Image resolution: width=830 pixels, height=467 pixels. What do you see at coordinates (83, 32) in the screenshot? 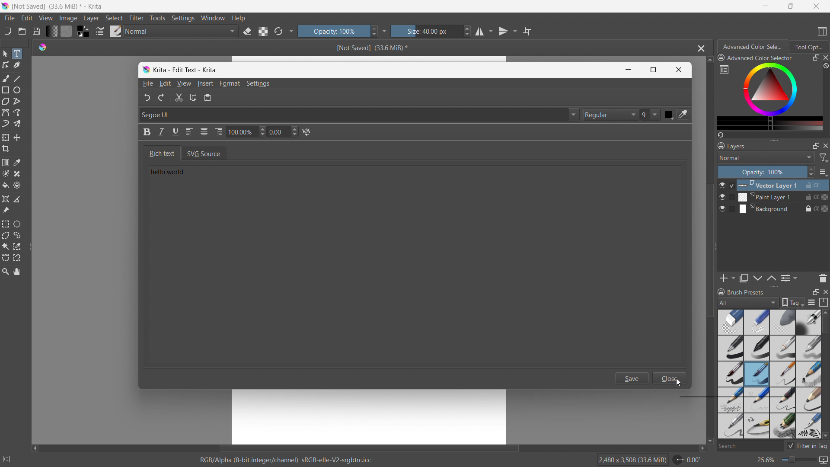
I see `swap foreground and background colors` at bounding box center [83, 32].